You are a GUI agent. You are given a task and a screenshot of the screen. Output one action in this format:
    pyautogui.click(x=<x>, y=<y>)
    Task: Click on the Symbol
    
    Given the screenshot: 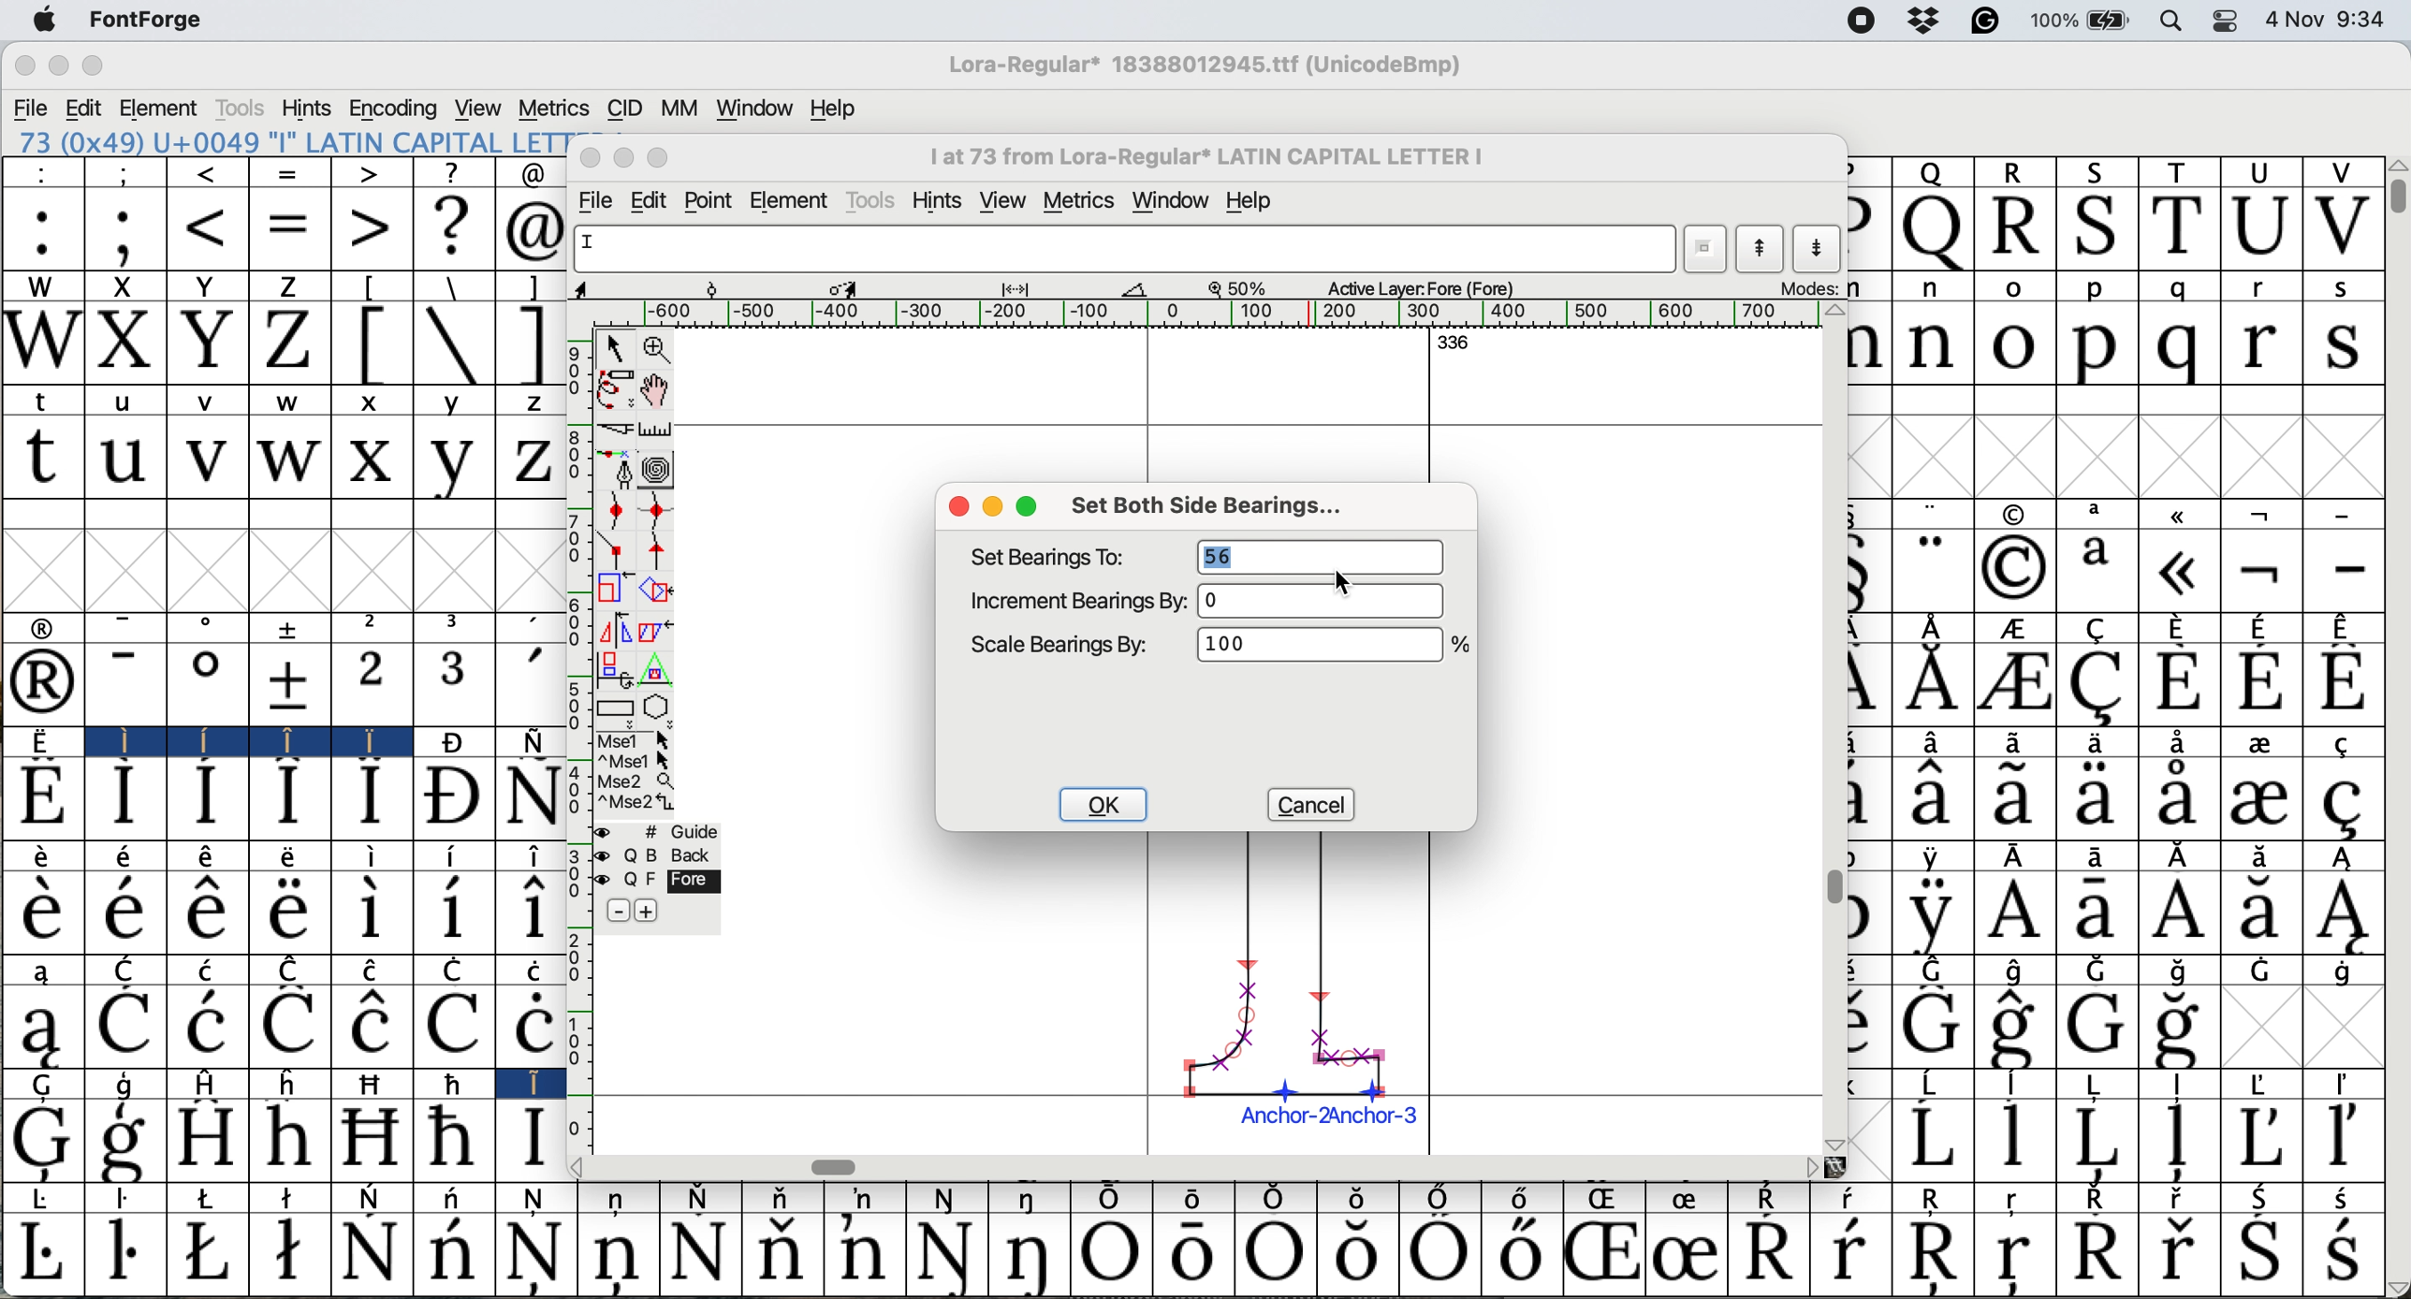 What is the action you would take?
    pyautogui.click(x=1936, y=1081)
    